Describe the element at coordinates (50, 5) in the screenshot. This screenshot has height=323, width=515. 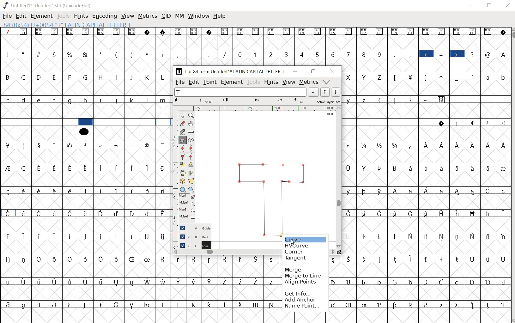
I see `Untitled1* Untitled 1.sfd (UnicodeFull)` at that location.